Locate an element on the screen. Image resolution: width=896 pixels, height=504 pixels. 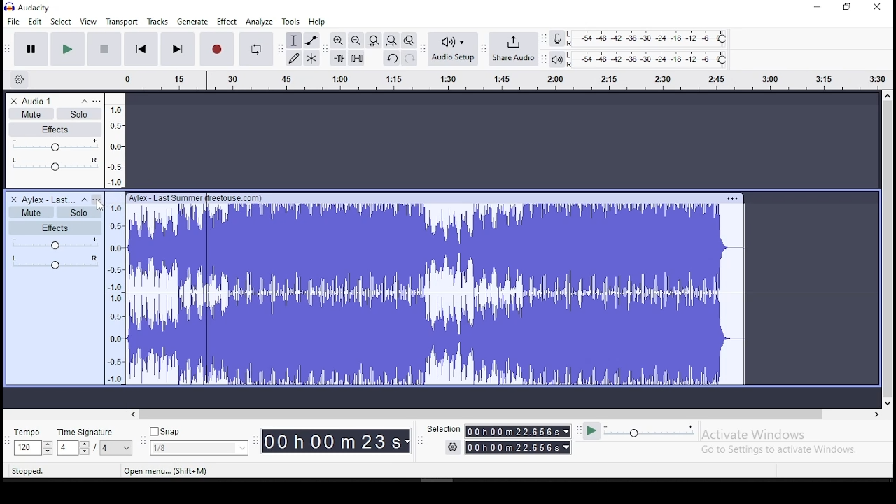
share audio is located at coordinates (513, 49).